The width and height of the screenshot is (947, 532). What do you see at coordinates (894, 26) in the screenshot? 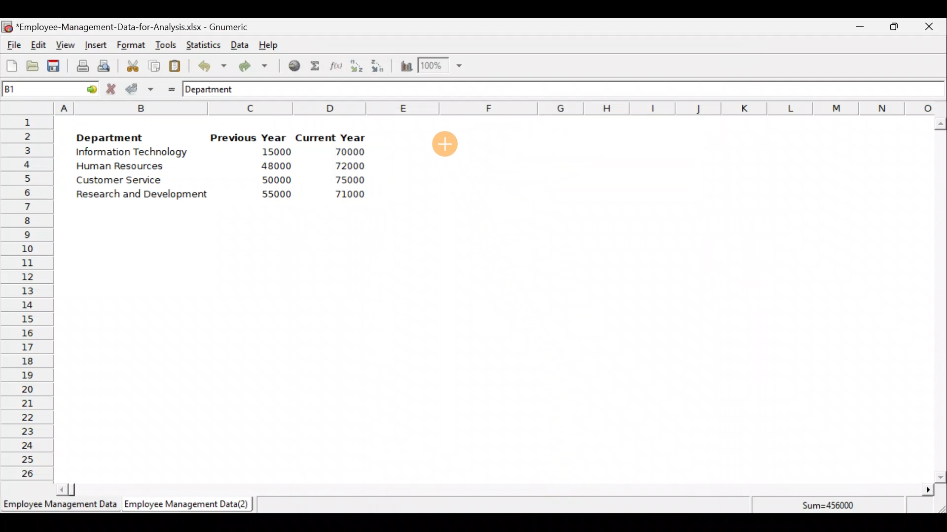
I see `Maximize` at bounding box center [894, 26].